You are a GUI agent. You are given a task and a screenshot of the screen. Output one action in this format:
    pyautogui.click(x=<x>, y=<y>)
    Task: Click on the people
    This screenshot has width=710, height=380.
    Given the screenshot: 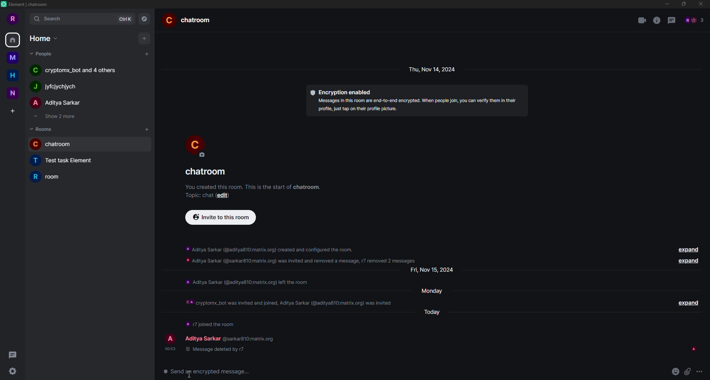 What is the action you would take?
    pyautogui.click(x=43, y=54)
    